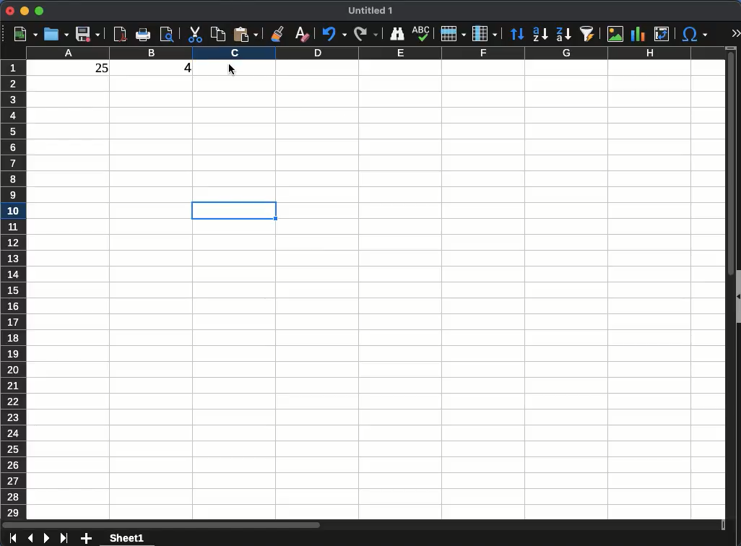 The image size is (741, 546). What do you see at coordinates (87, 538) in the screenshot?
I see `add sheet` at bounding box center [87, 538].